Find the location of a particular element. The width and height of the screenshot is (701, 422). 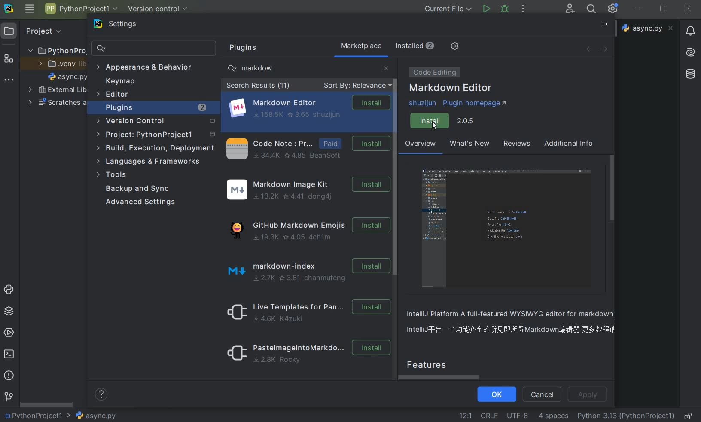

plugins is located at coordinates (246, 48).